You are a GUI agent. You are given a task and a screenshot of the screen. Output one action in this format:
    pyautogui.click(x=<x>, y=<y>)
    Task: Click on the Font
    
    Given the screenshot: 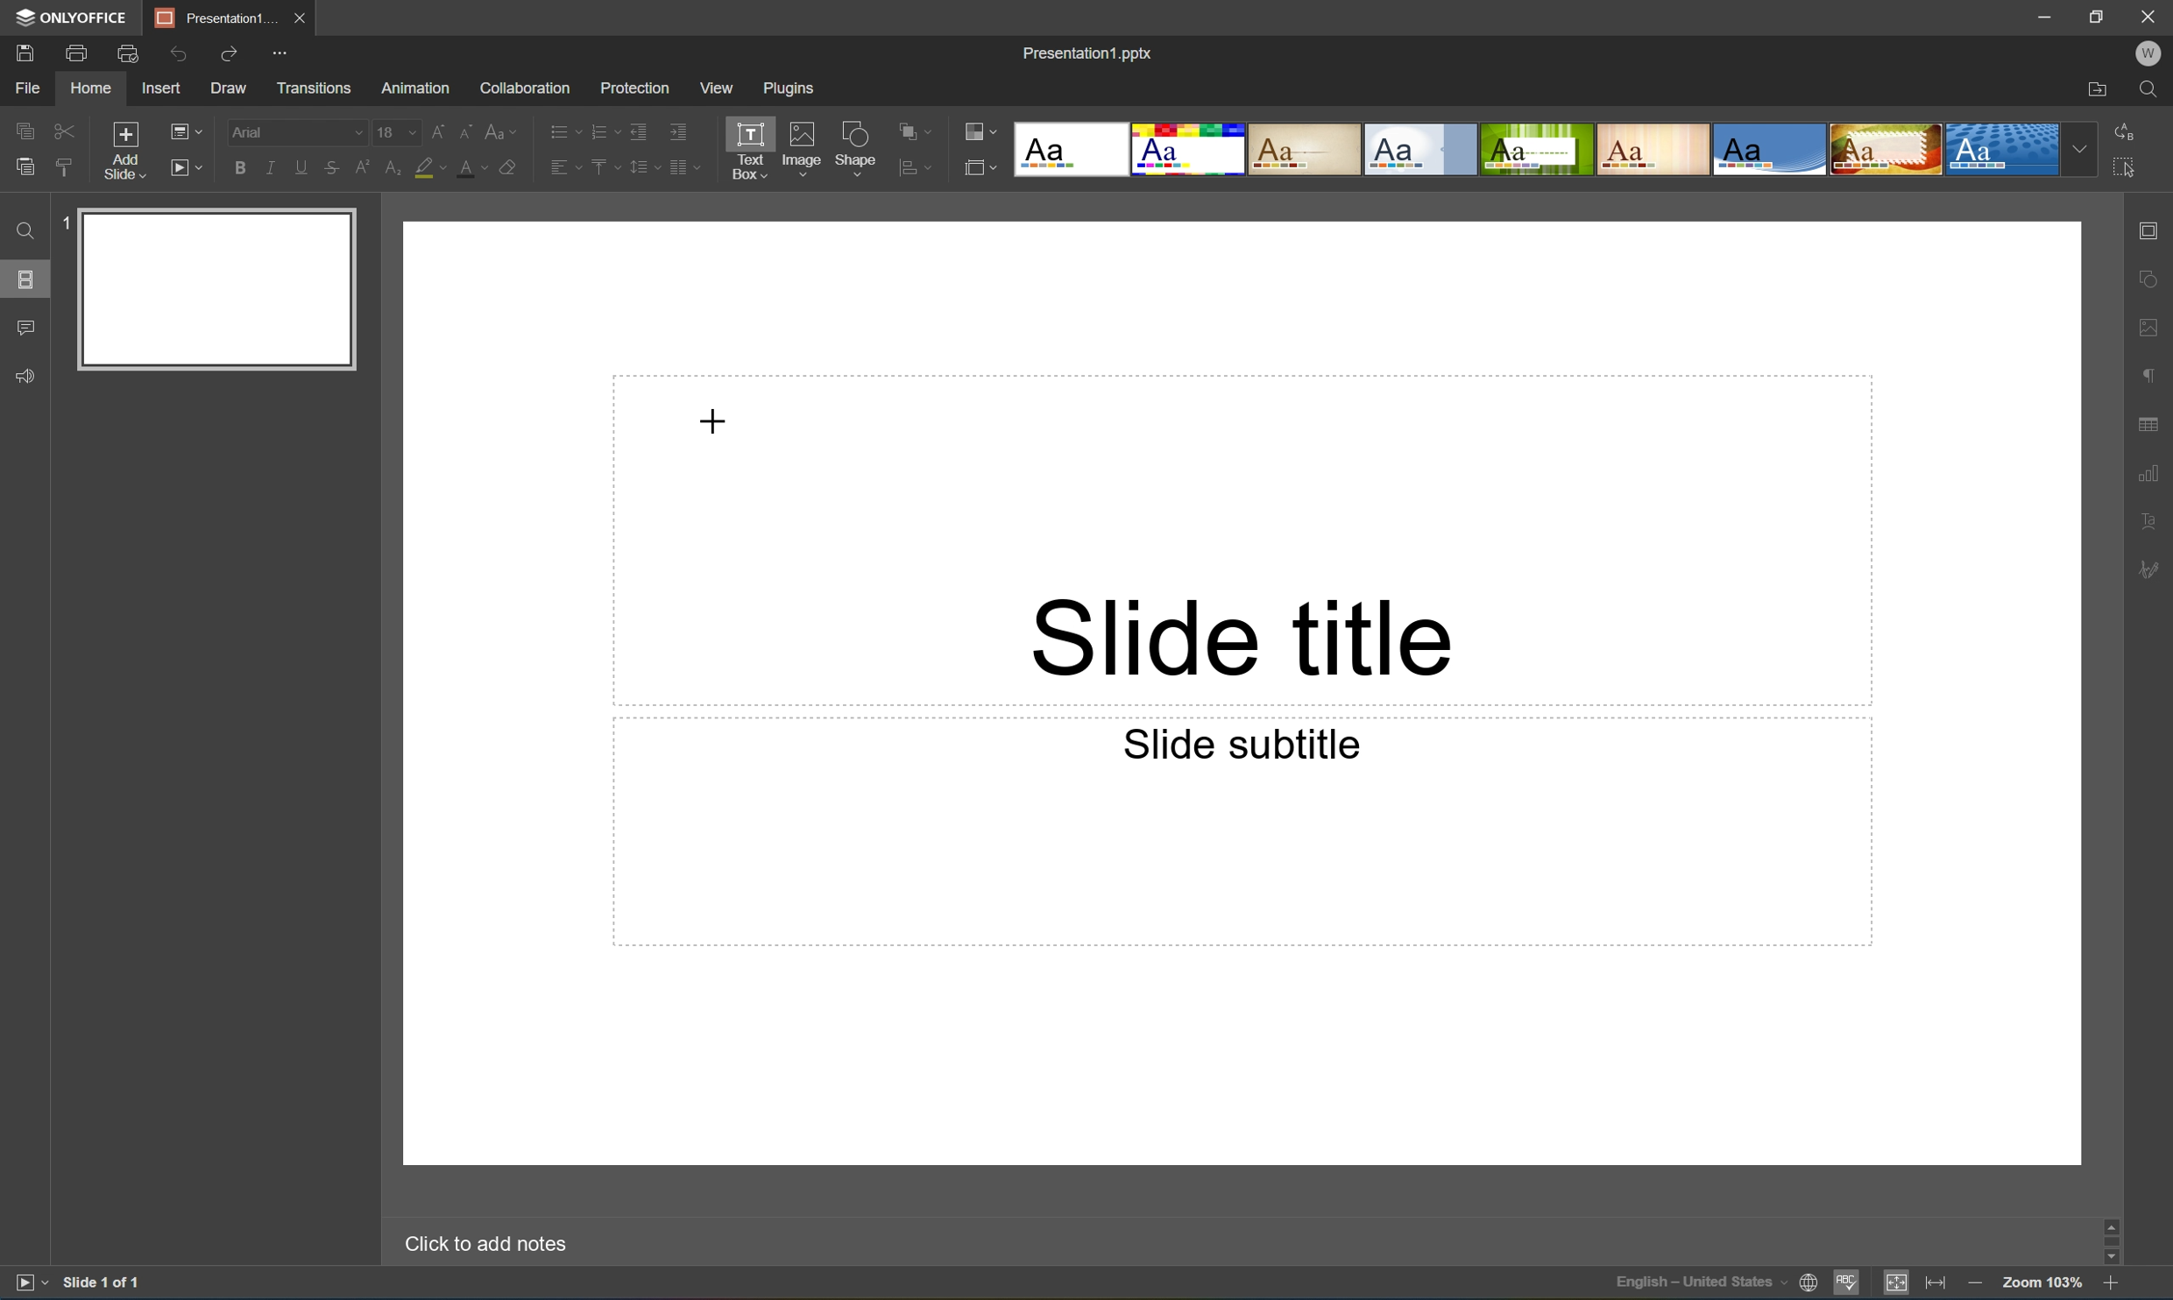 What is the action you would take?
    pyautogui.click(x=301, y=133)
    